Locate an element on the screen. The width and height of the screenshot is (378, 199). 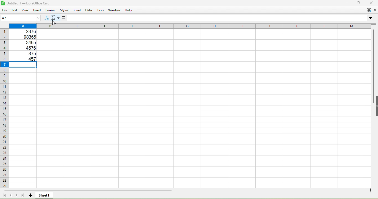
Close is located at coordinates (371, 3).